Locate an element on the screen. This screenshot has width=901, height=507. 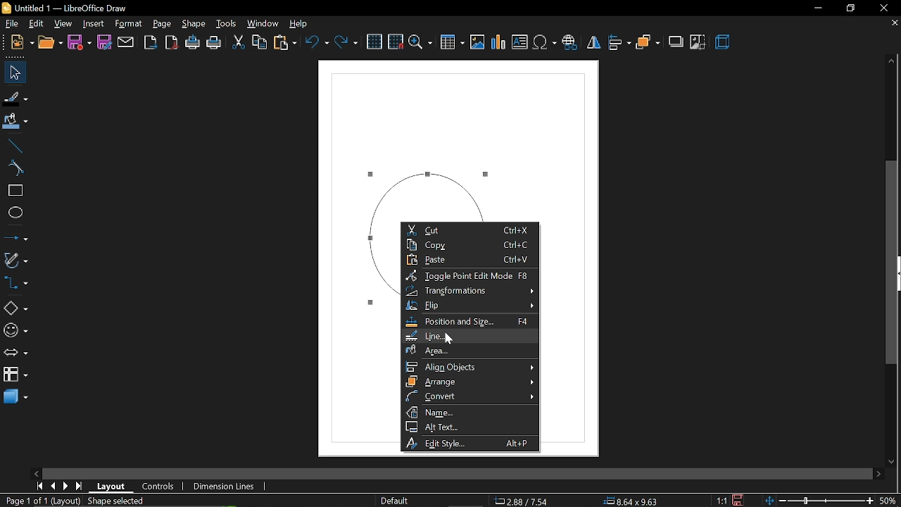
arrows is located at coordinates (15, 353).